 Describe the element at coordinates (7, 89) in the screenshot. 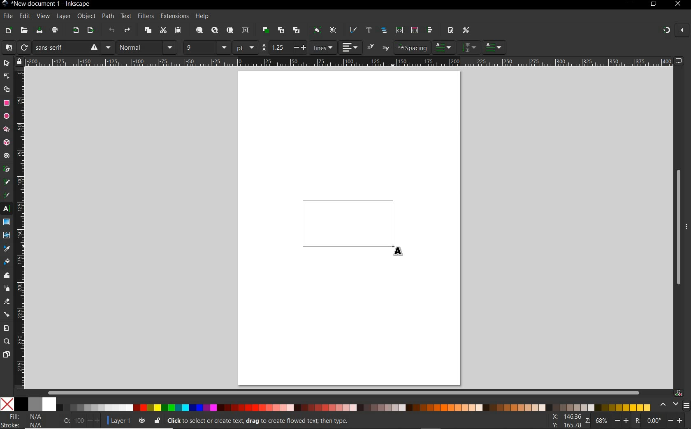

I see `shape builder tool` at that location.